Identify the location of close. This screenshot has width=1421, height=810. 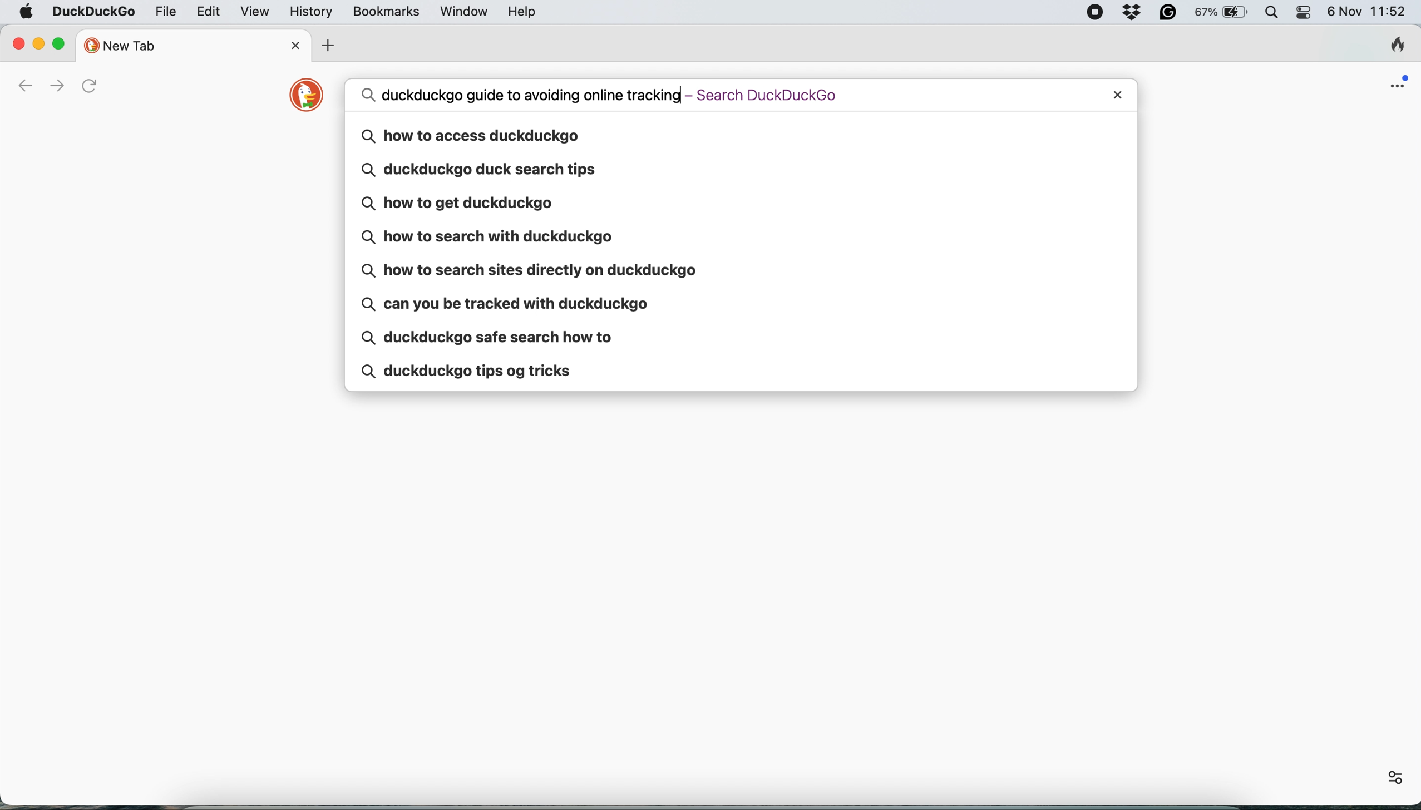
(16, 44).